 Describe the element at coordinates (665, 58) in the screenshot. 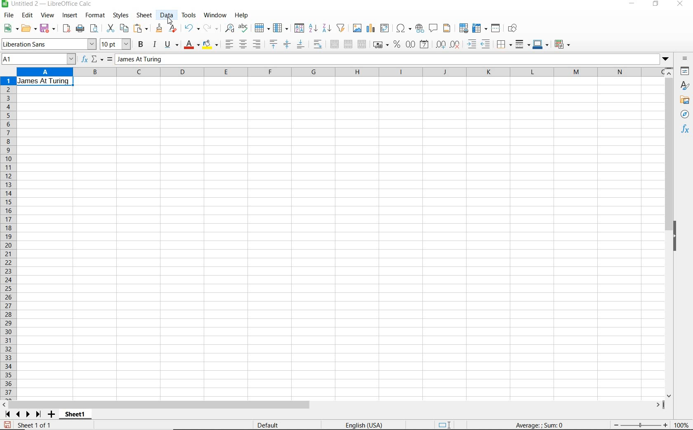

I see `dropdown` at that location.